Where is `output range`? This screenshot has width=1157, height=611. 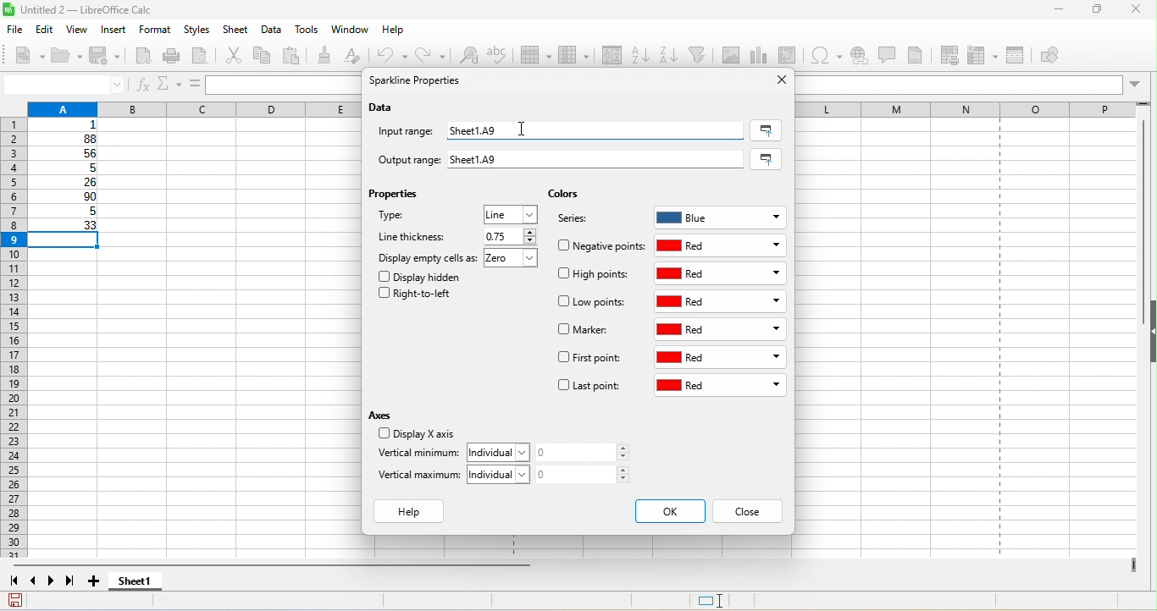 output range is located at coordinates (401, 157).